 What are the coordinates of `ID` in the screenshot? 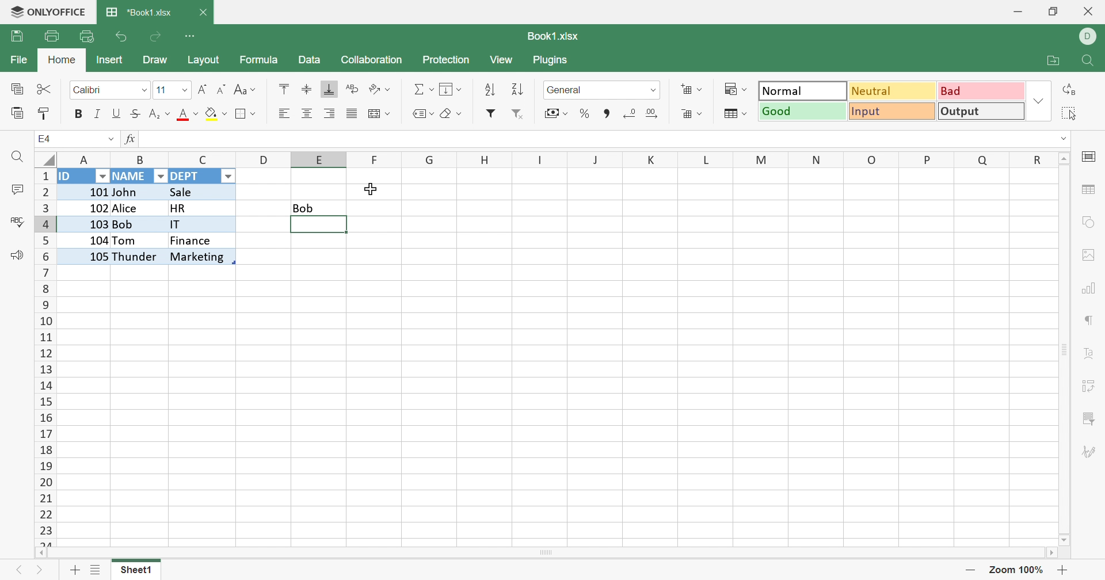 It's located at (150, 139).